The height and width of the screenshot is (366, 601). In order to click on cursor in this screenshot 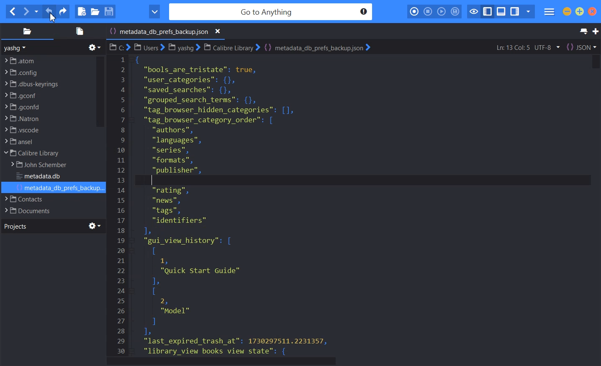, I will do `click(53, 17)`.